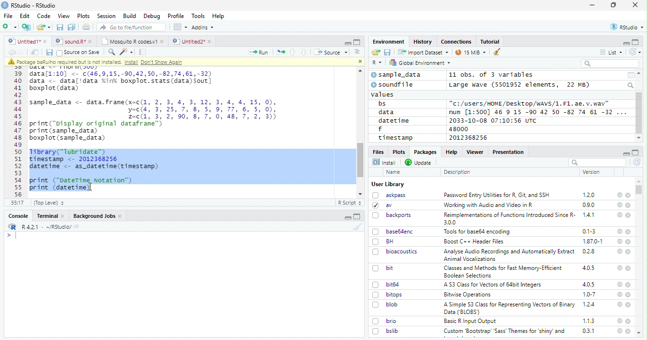 Image resolution: width=647 pixels, height=340 pixels. Describe the element at coordinates (349, 216) in the screenshot. I see `minimize` at that location.